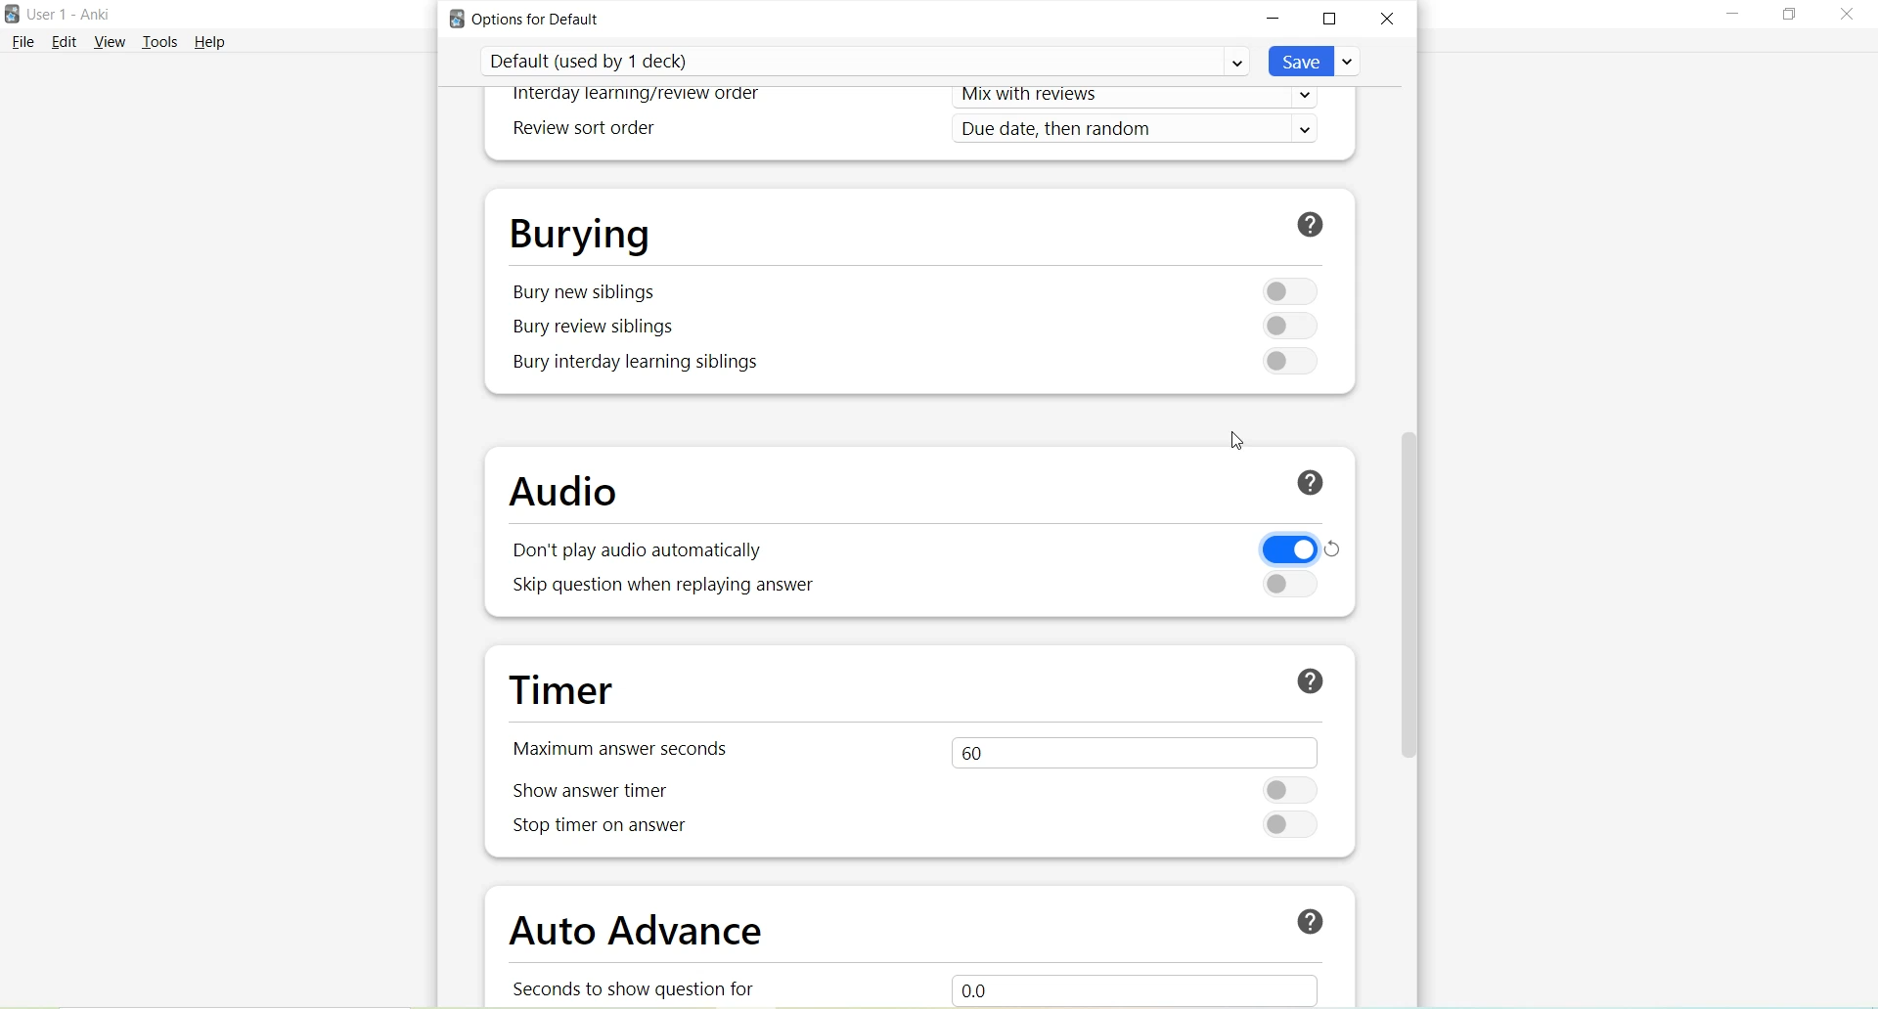 This screenshot has width=1878, height=1009. Describe the element at coordinates (1845, 18) in the screenshot. I see `Close` at that location.